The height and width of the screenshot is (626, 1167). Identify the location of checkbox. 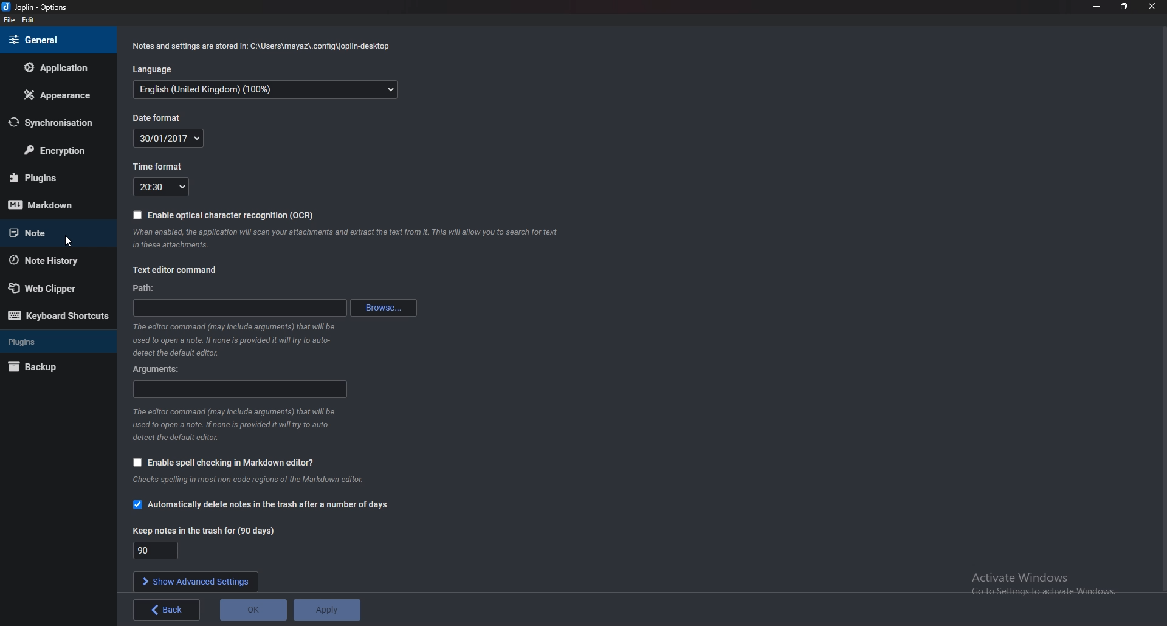
(135, 506).